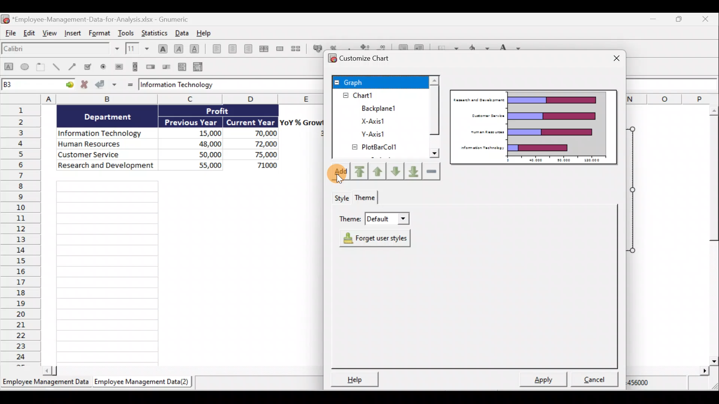 The height and width of the screenshot is (404, 719). Describe the element at coordinates (109, 155) in the screenshot. I see `Customer Service` at that location.